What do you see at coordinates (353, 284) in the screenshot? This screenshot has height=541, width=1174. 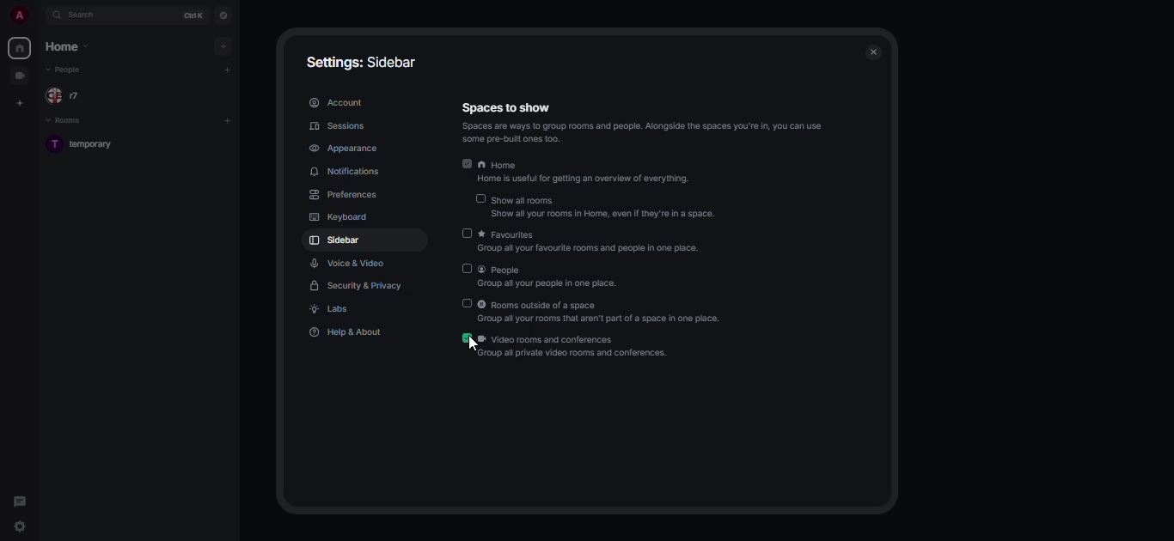 I see `security & privacy` at bounding box center [353, 284].